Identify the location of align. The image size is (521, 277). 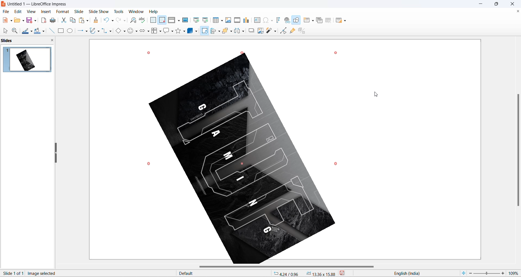
(214, 31).